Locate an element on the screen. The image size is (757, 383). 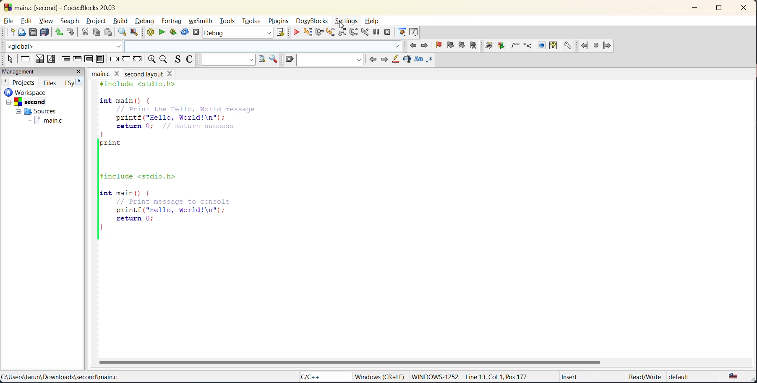
new is located at coordinates (8, 33).